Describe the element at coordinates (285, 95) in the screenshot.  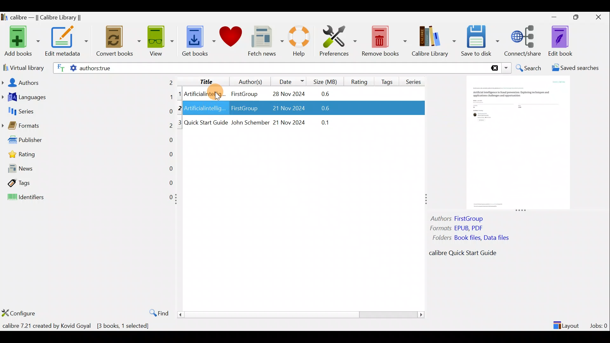
I see `28 Nov 2024` at that location.